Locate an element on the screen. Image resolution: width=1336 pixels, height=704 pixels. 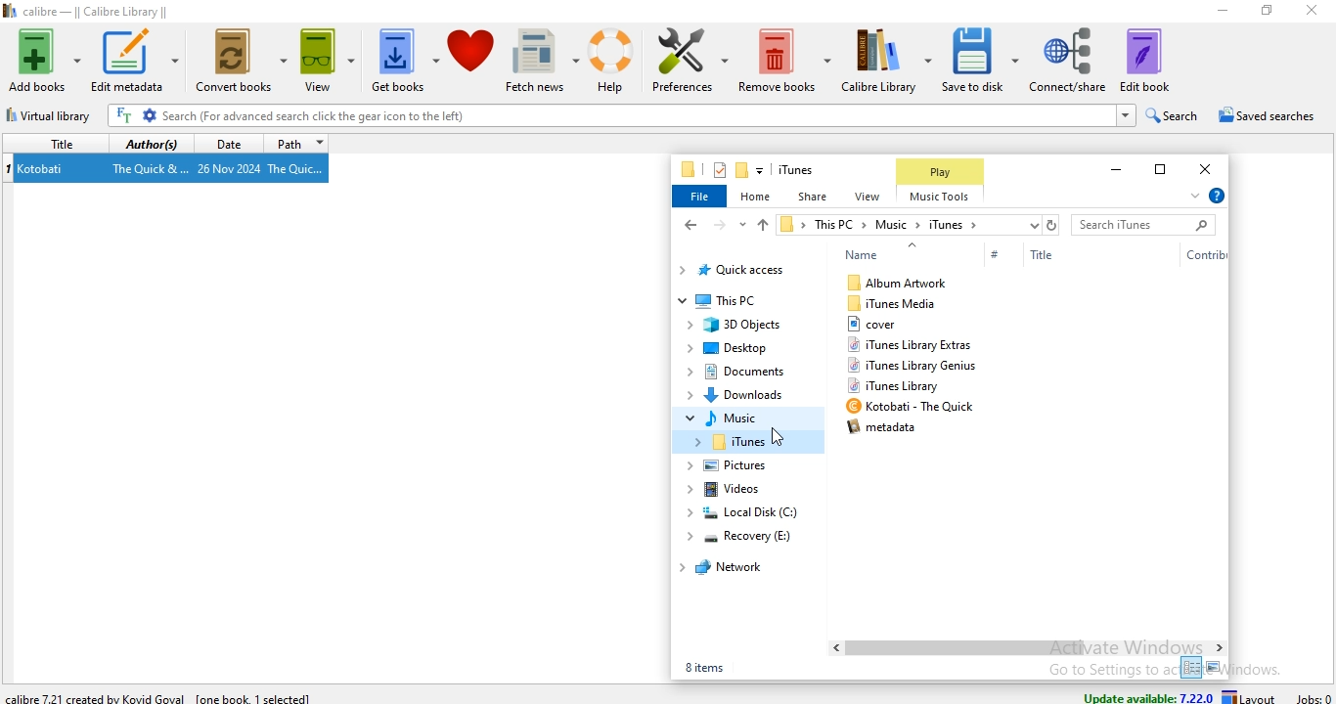
fetch news is located at coordinates (542, 59).